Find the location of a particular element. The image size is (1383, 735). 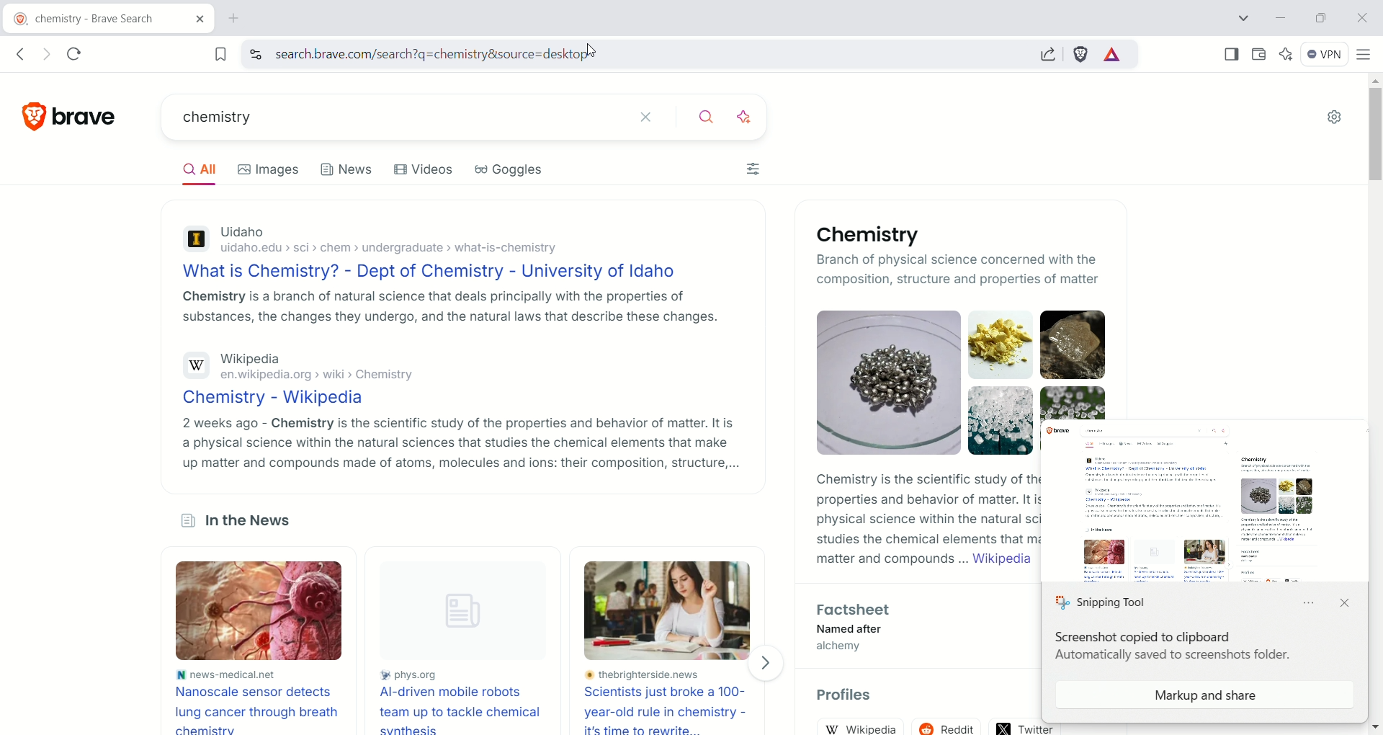

News-medical.net Nanoscale sensor detects lung cancer through breath chemistry is located at coordinates (256, 700).